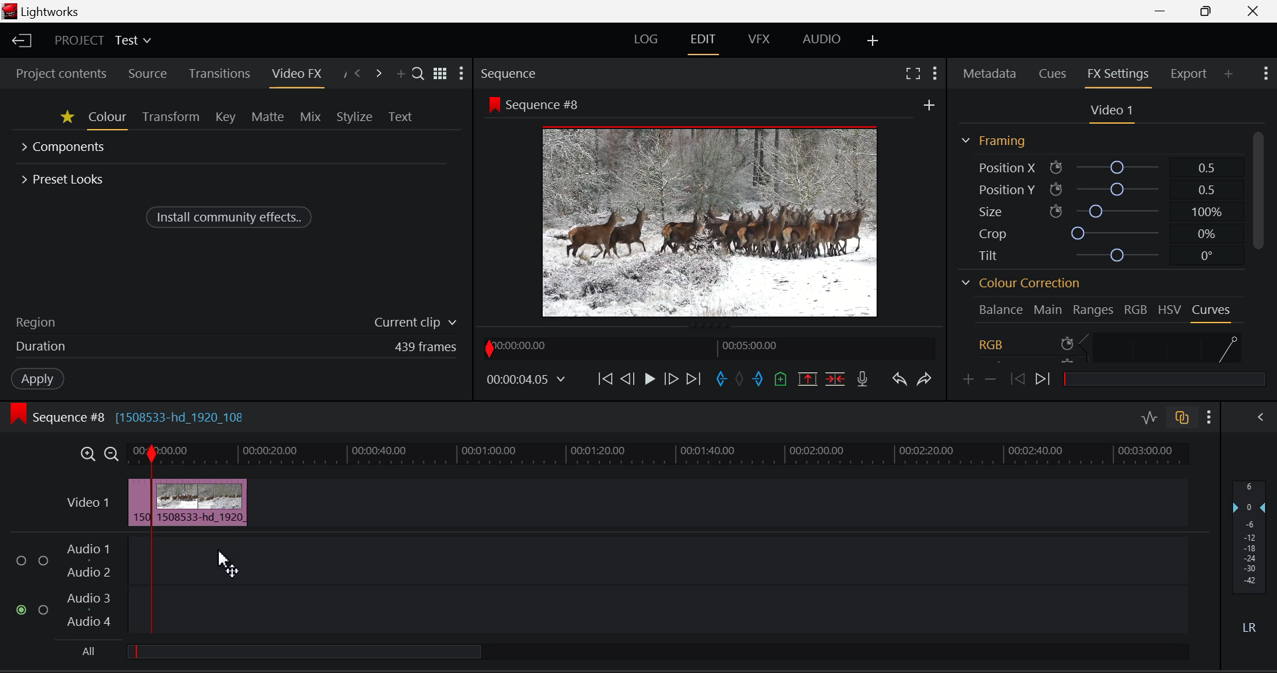  Describe the element at coordinates (378, 72) in the screenshot. I see `Next Panel` at that location.